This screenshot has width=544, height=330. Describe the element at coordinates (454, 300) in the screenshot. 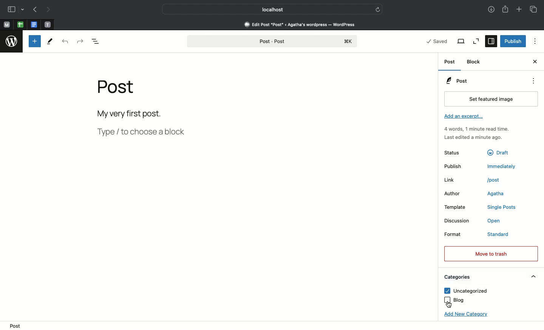

I see `Blog` at that location.